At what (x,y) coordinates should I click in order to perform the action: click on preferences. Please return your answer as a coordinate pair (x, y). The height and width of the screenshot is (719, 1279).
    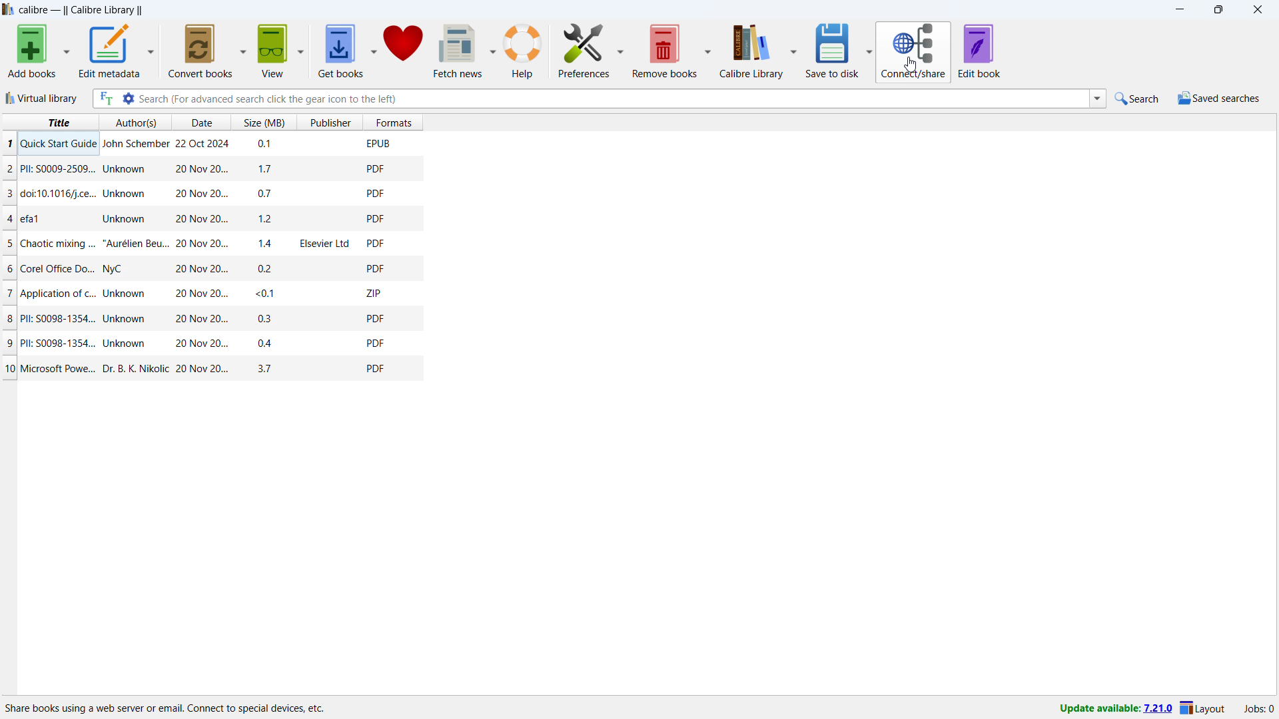
    Looking at the image, I should click on (584, 50).